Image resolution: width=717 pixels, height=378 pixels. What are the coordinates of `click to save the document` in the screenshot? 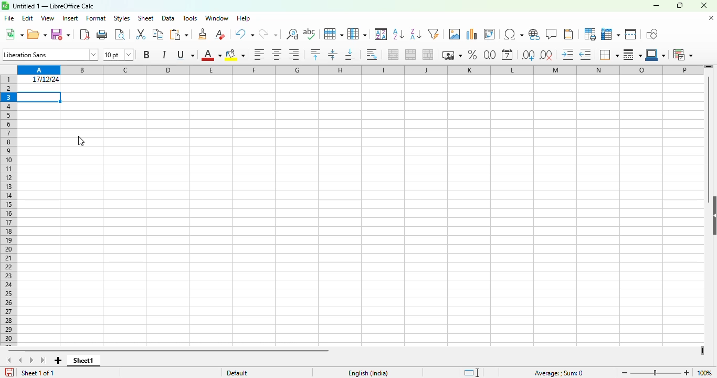 It's located at (9, 373).